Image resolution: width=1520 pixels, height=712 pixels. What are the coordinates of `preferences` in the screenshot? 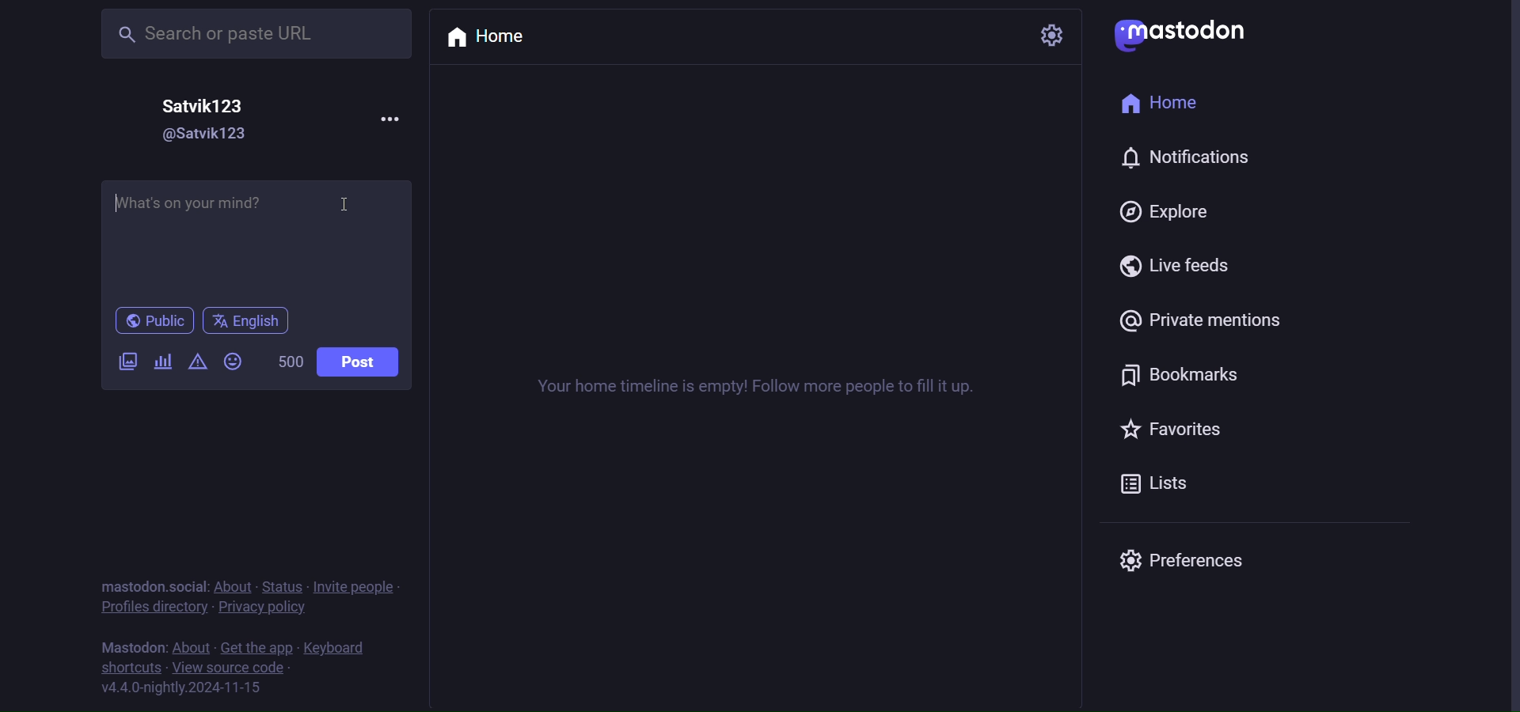 It's located at (1181, 558).